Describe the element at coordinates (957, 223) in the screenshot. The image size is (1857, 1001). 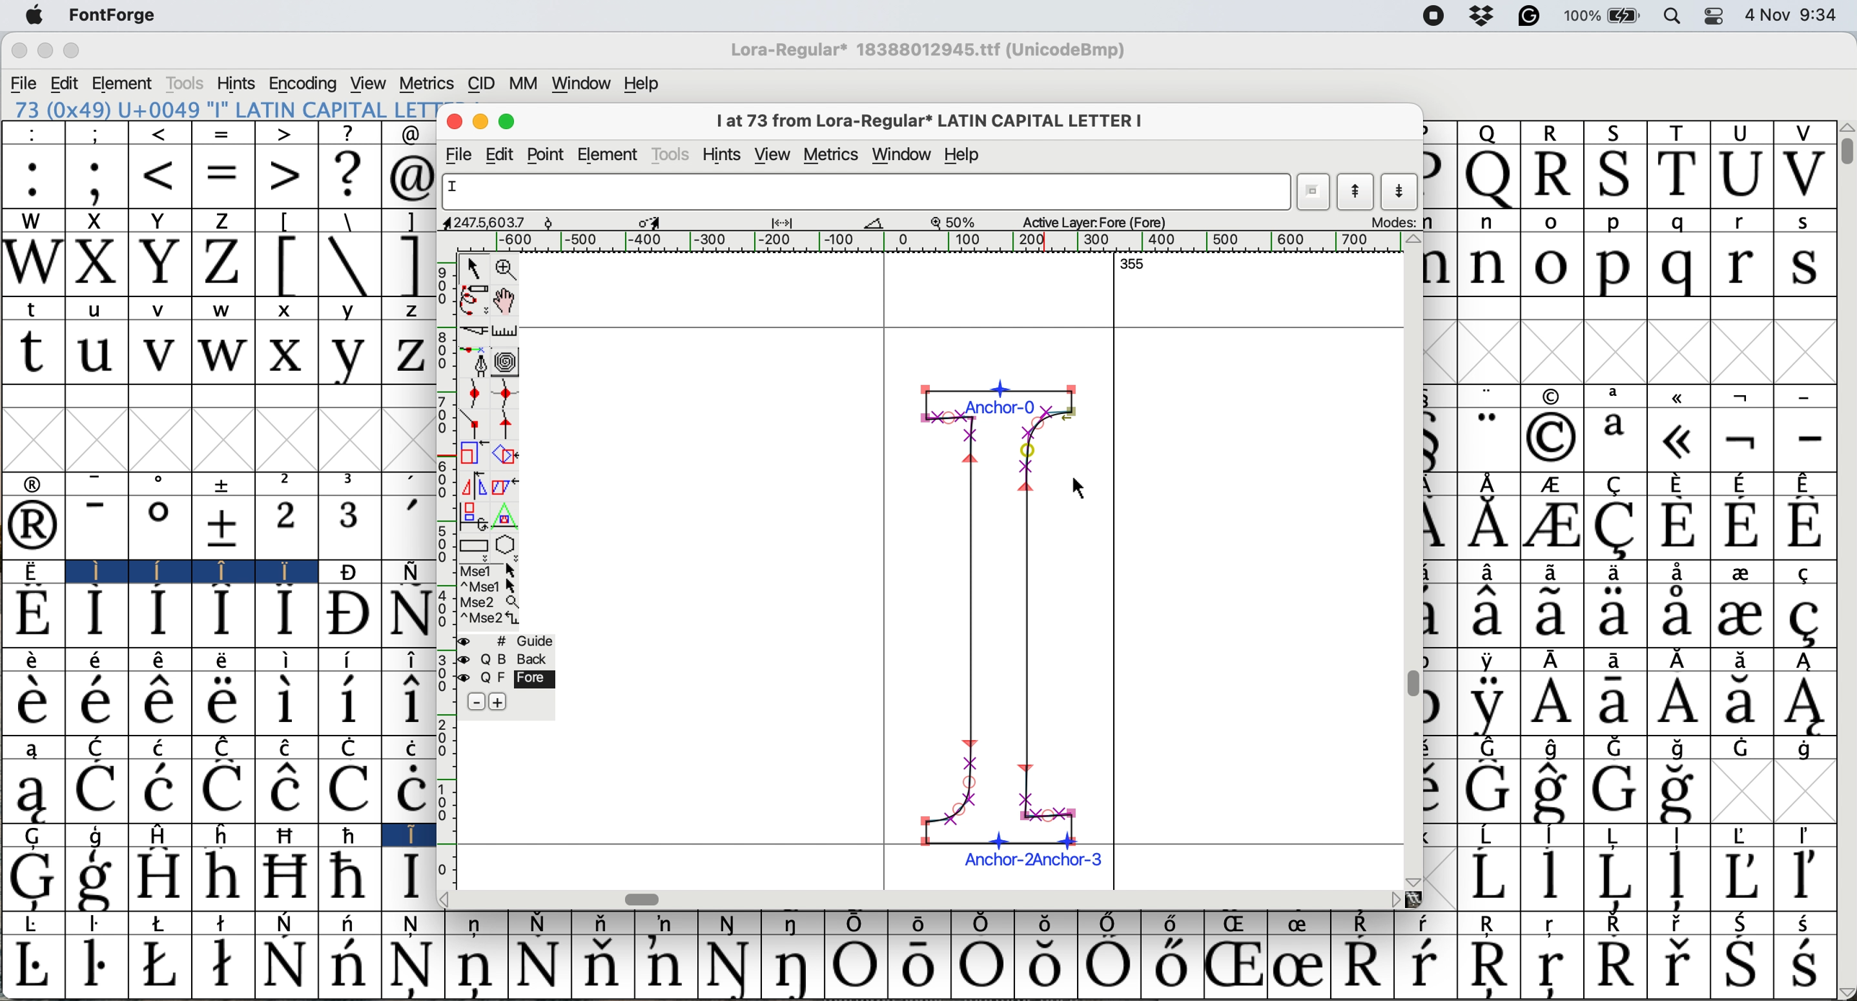
I see `zoom scale` at that location.